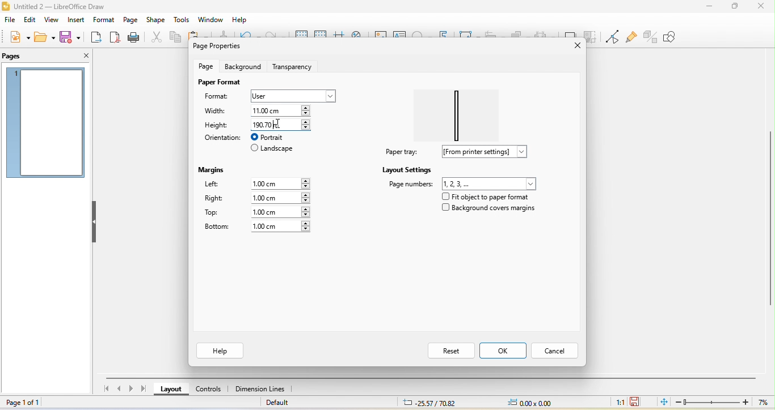 This screenshot has height=410, width=775. What do you see at coordinates (72, 36) in the screenshot?
I see `save` at bounding box center [72, 36].